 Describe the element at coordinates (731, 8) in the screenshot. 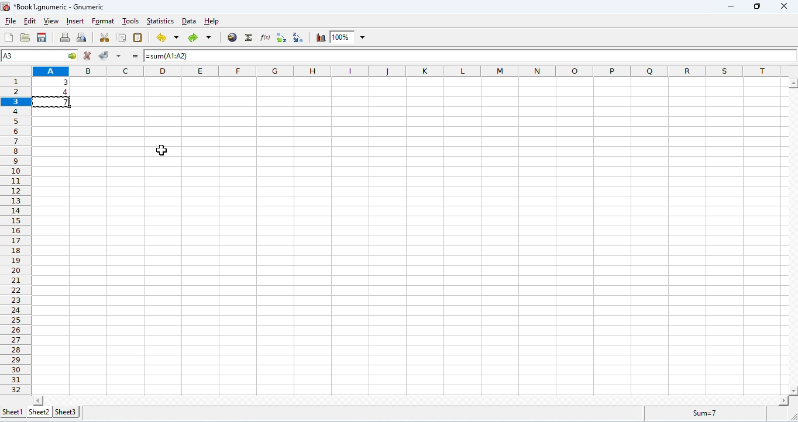

I see `minimize` at that location.